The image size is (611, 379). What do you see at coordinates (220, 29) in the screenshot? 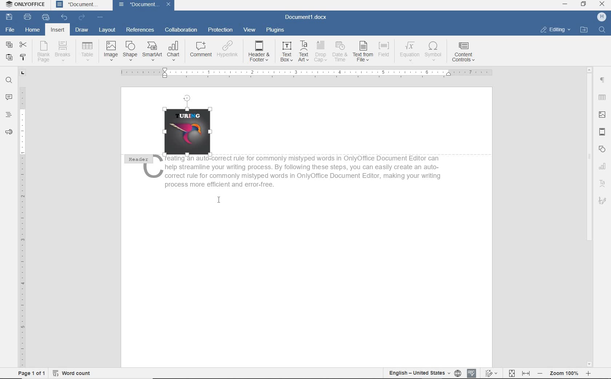
I see `PROTECTION` at bounding box center [220, 29].